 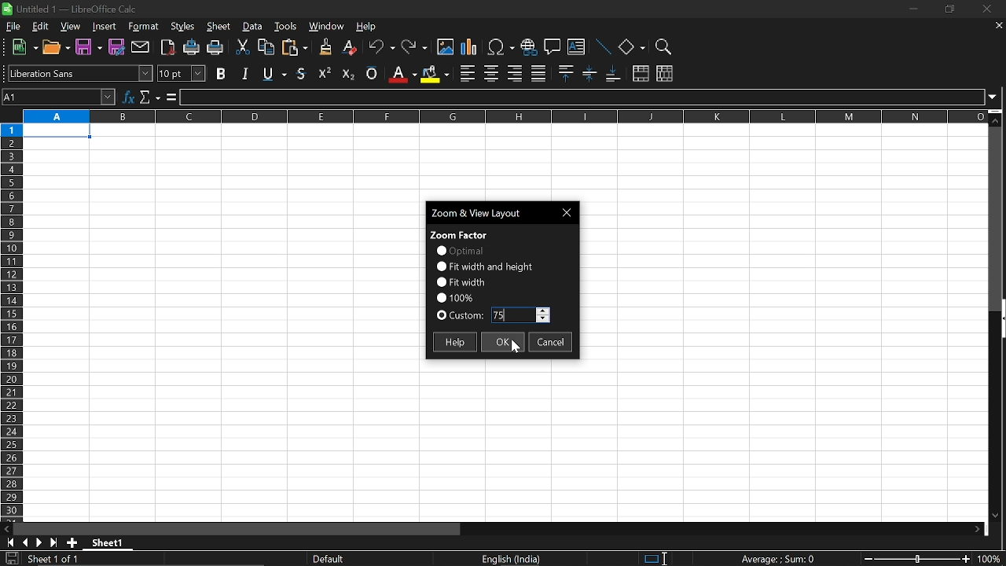 What do you see at coordinates (589, 73) in the screenshot?
I see `center vertically` at bounding box center [589, 73].